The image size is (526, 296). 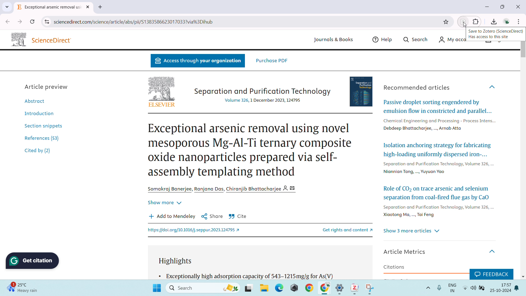 I want to click on https://doi.org/10.1016/j.seppur.2023.124795 2, so click(x=195, y=230).